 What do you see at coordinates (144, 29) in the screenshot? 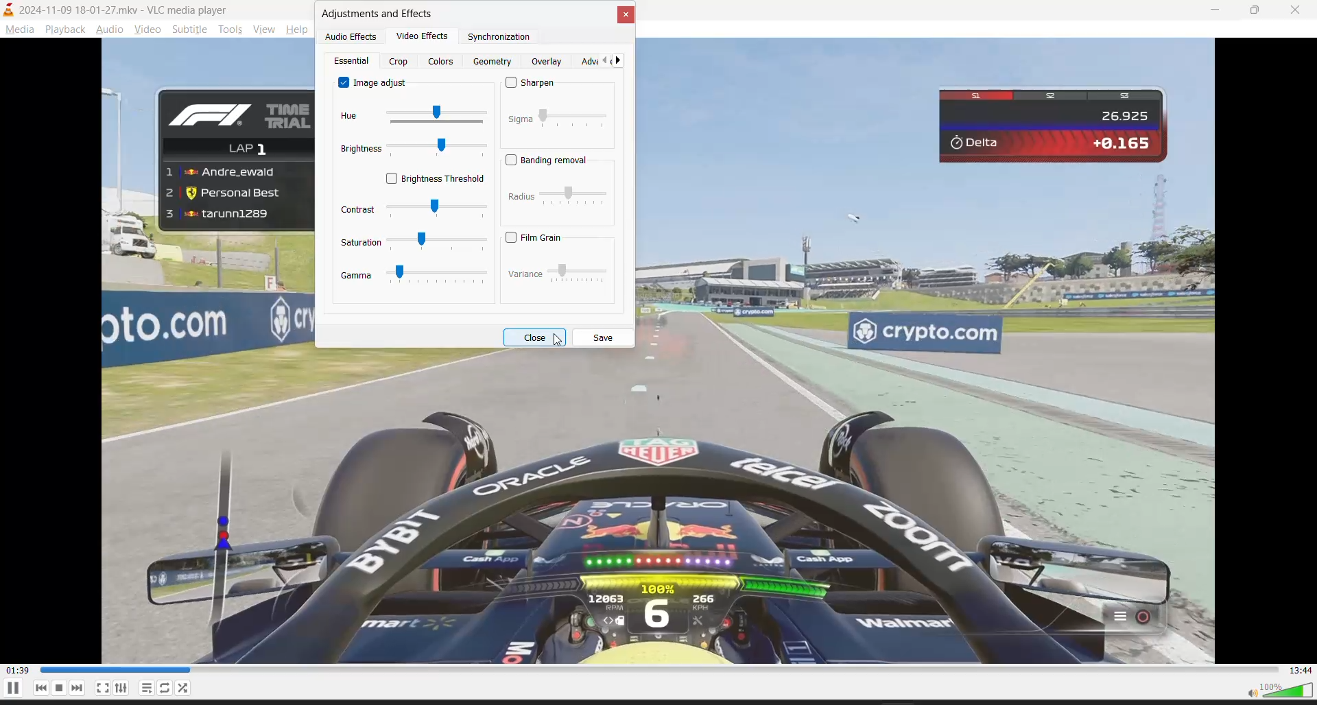
I see `video` at bounding box center [144, 29].